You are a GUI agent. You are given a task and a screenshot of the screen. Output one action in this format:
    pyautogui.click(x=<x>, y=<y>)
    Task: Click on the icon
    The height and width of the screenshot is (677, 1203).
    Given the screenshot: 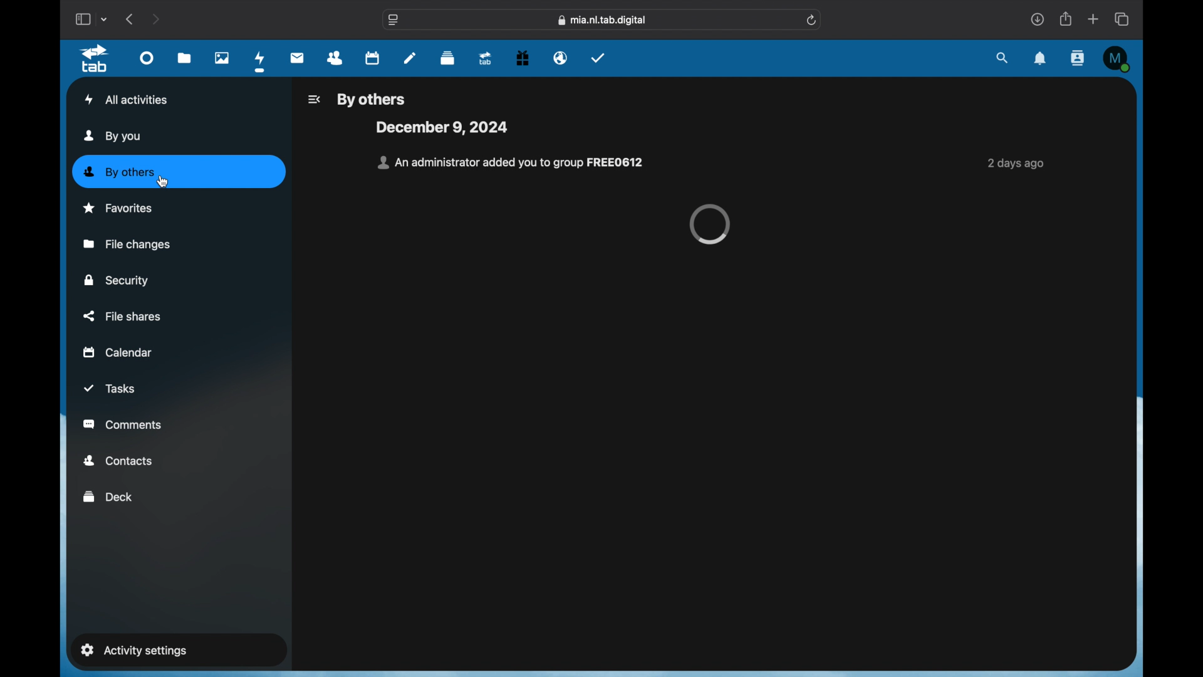 What is the action you would take?
    pyautogui.click(x=314, y=98)
    